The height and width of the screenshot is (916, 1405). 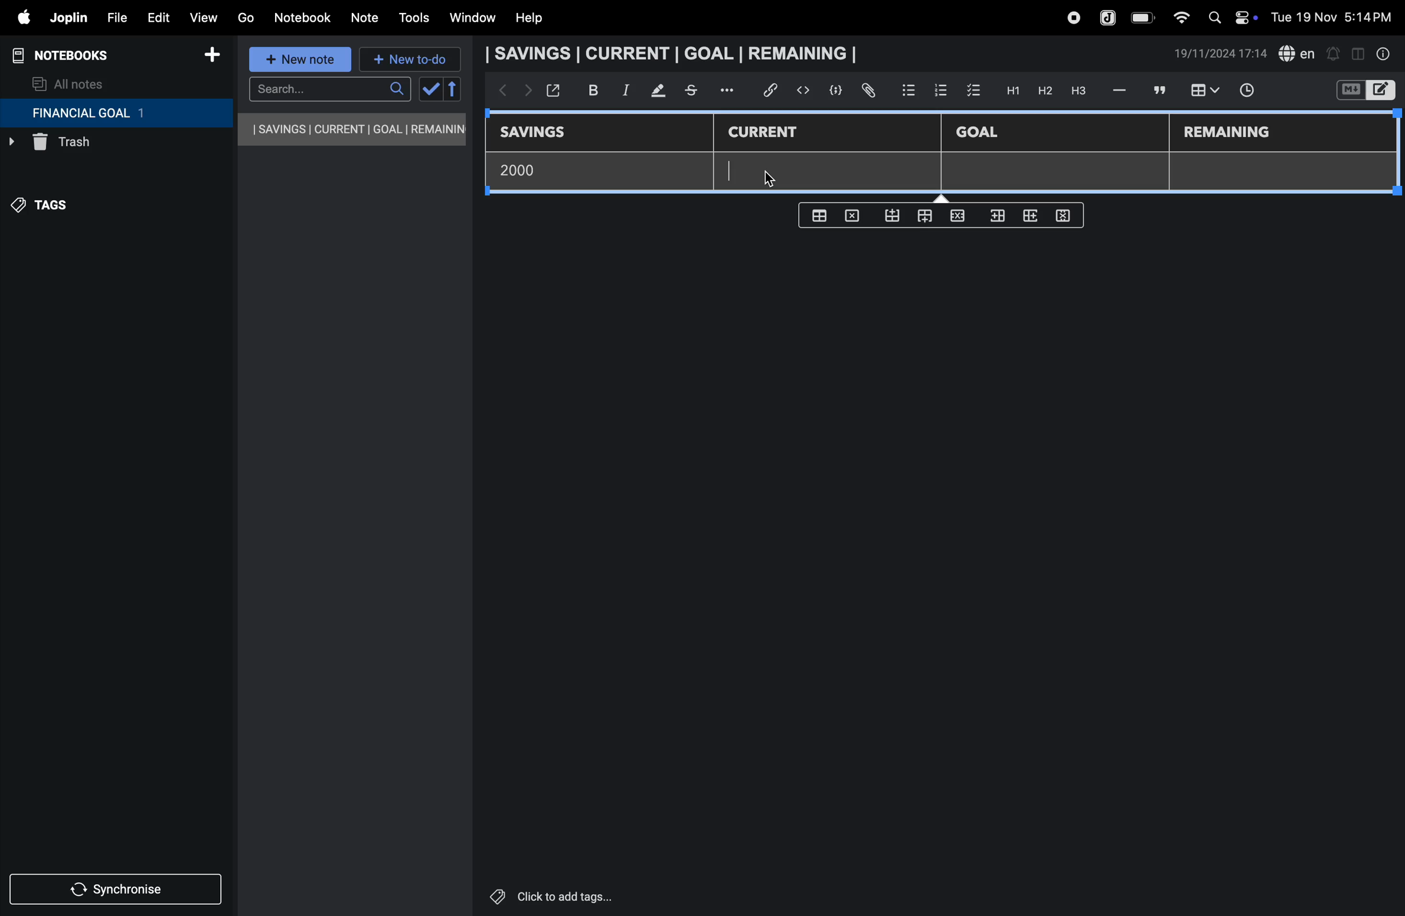 I want to click on itallic, so click(x=624, y=90).